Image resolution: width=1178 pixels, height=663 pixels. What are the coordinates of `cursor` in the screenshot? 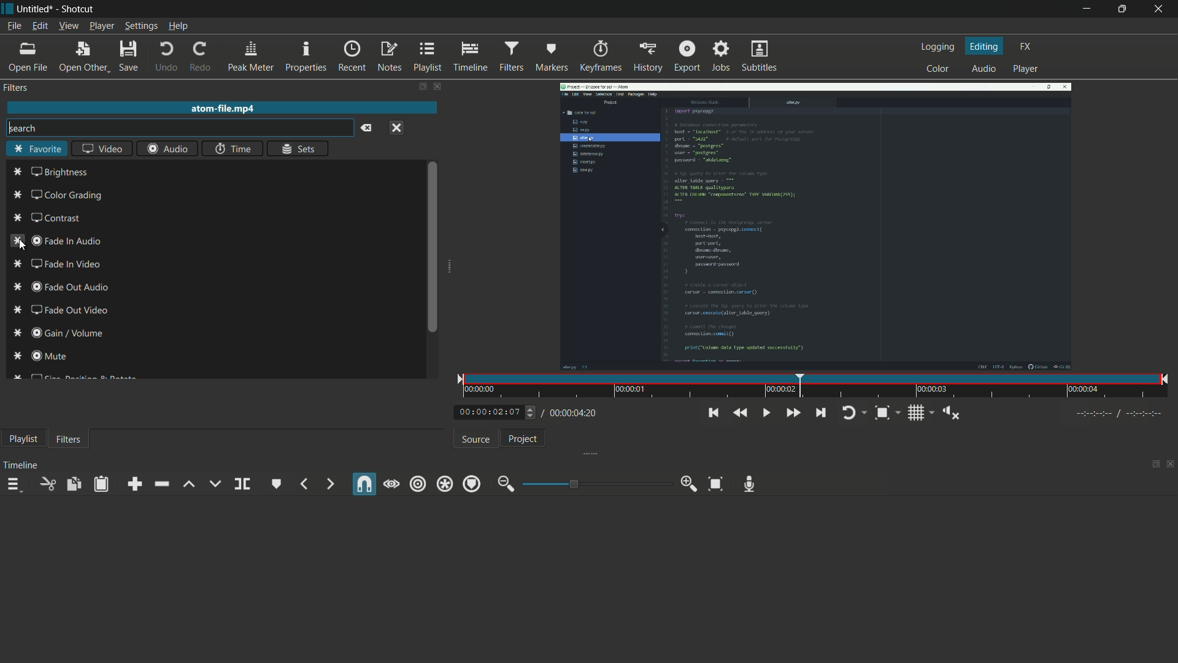 It's located at (23, 247).